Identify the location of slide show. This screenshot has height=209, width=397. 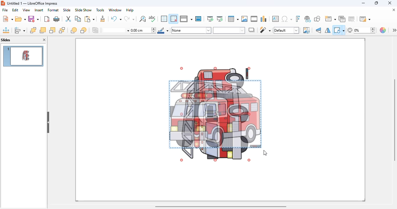
(83, 10).